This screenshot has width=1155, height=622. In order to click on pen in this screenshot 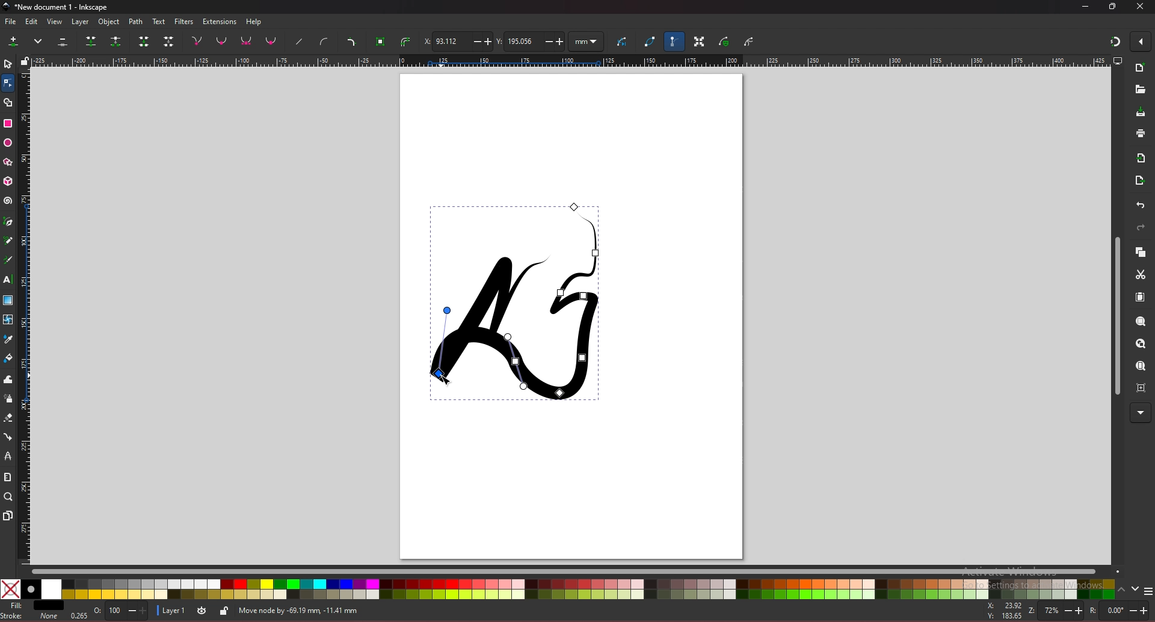, I will do `click(10, 221)`.